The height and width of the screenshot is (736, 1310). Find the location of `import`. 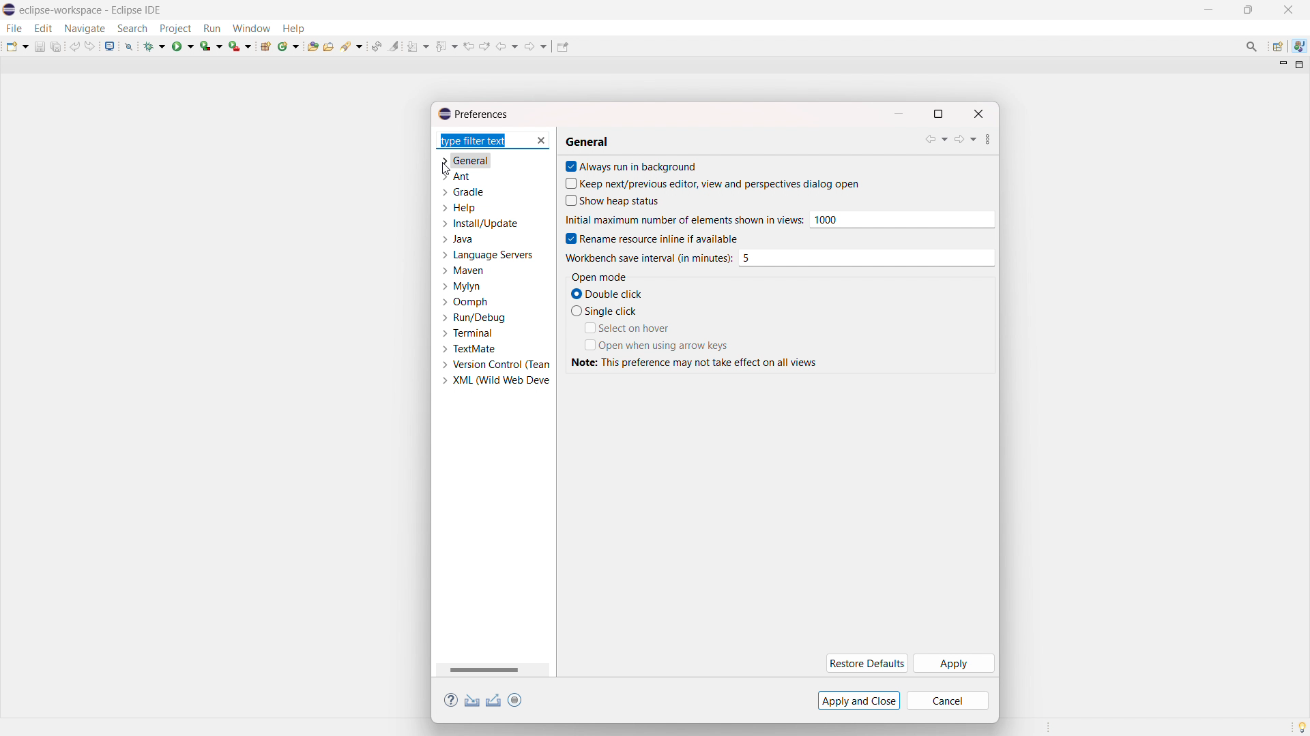

import is located at coordinates (472, 701).